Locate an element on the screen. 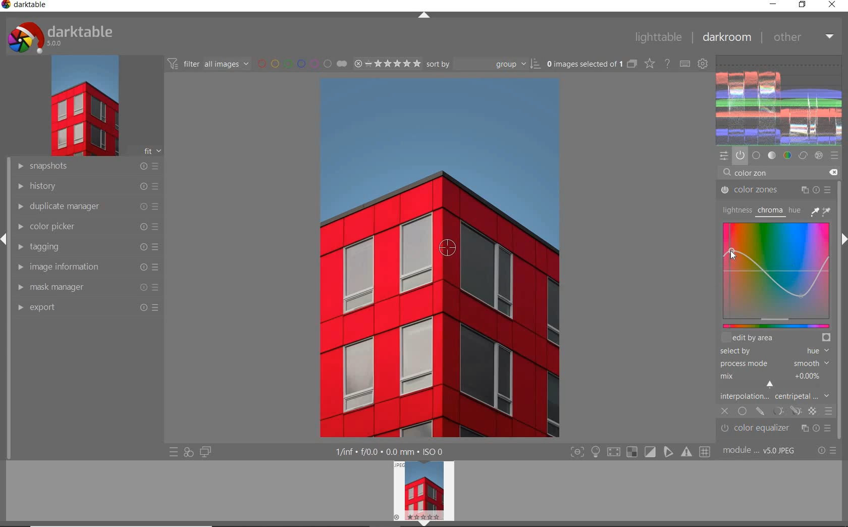 Image resolution: width=848 pixels, height=527 pixels. COLOR ZONES is located at coordinates (776, 190).